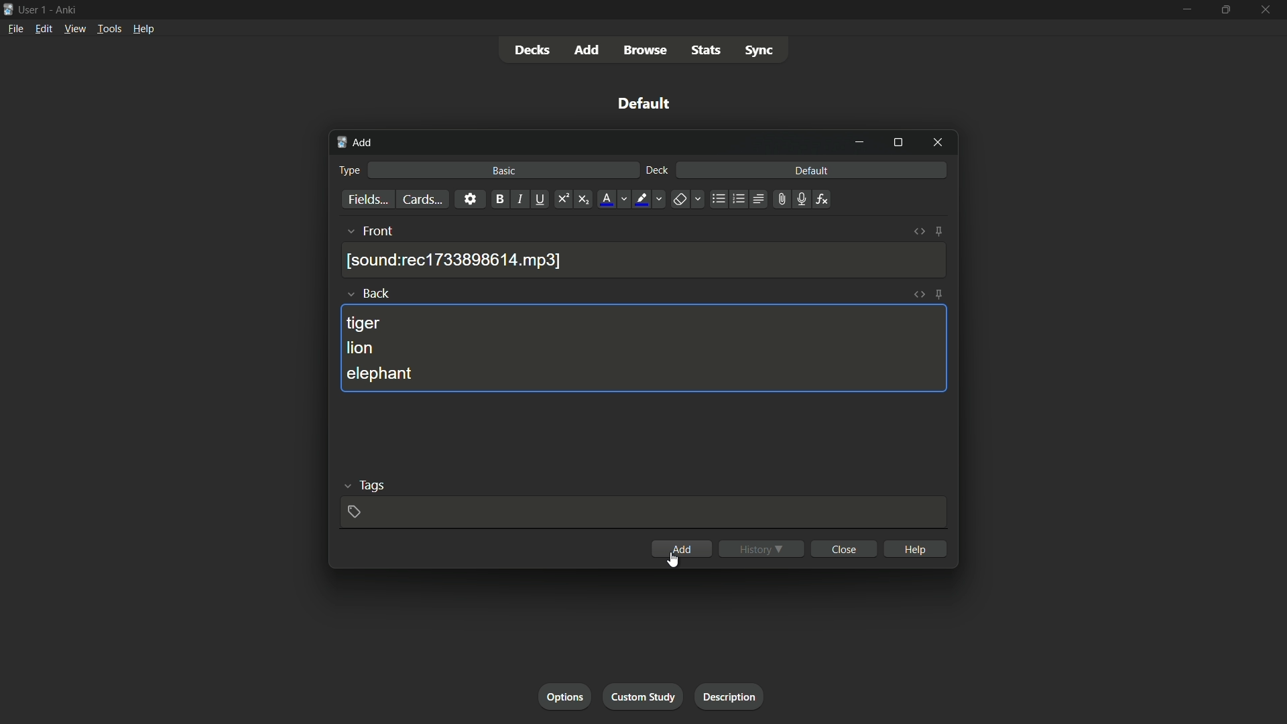 The height and width of the screenshot is (724, 1287). What do you see at coordinates (371, 487) in the screenshot?
I see `tags` at bounding box center [371, 487].